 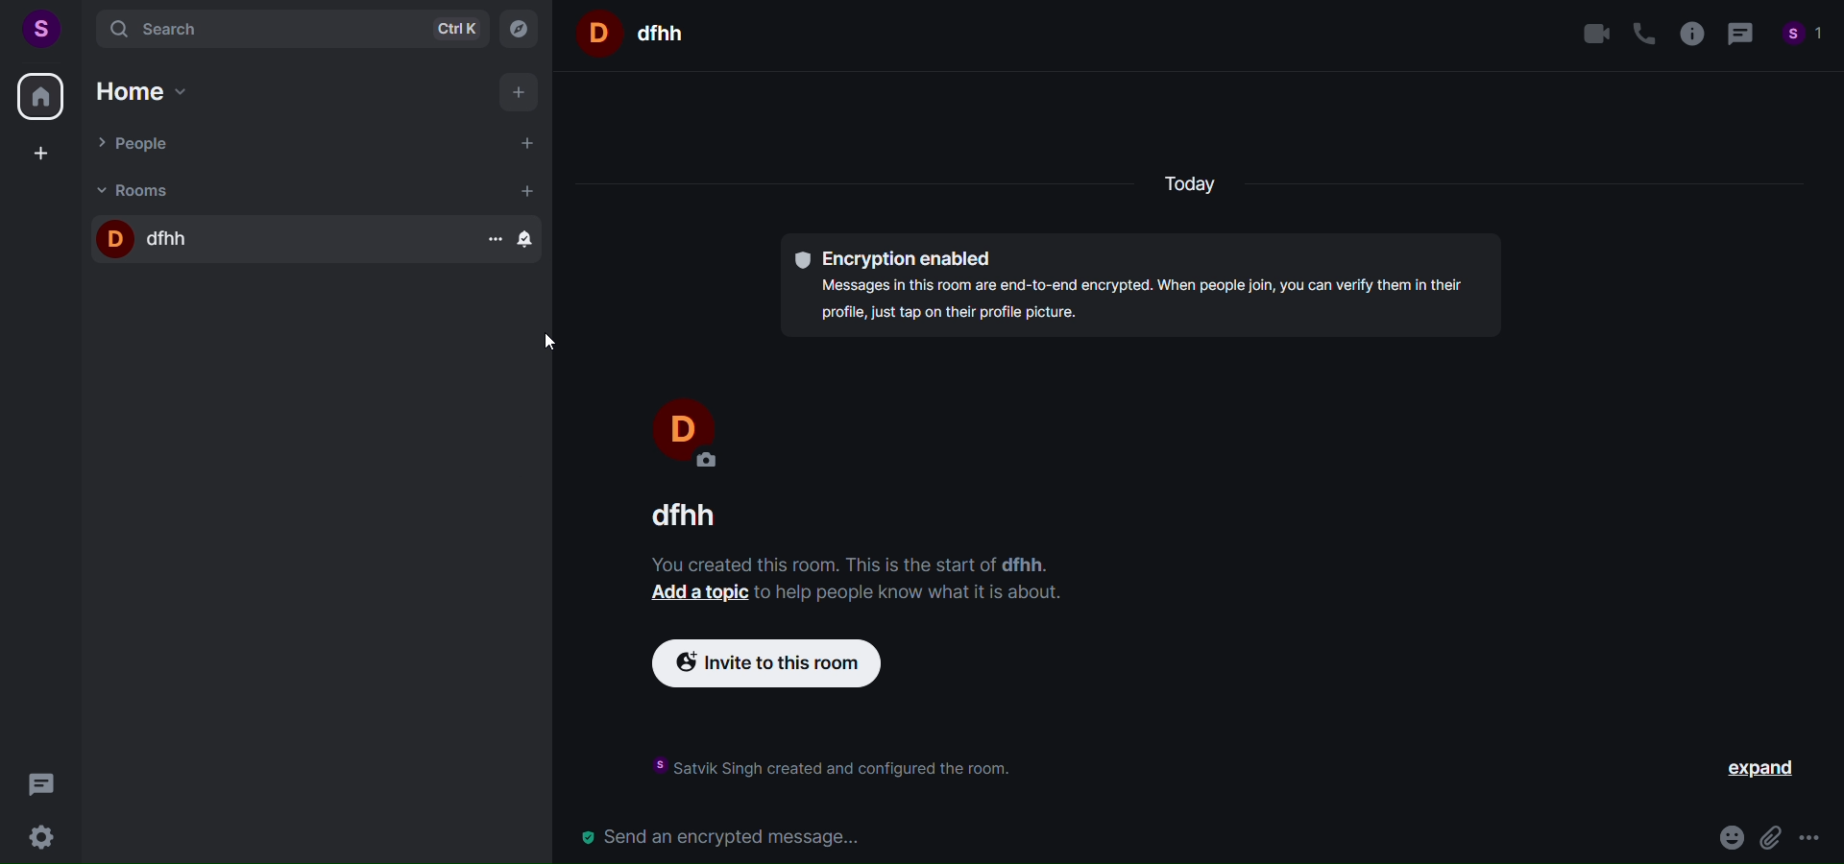 I want to click on search ctrl k, so click(x=288, y=29).